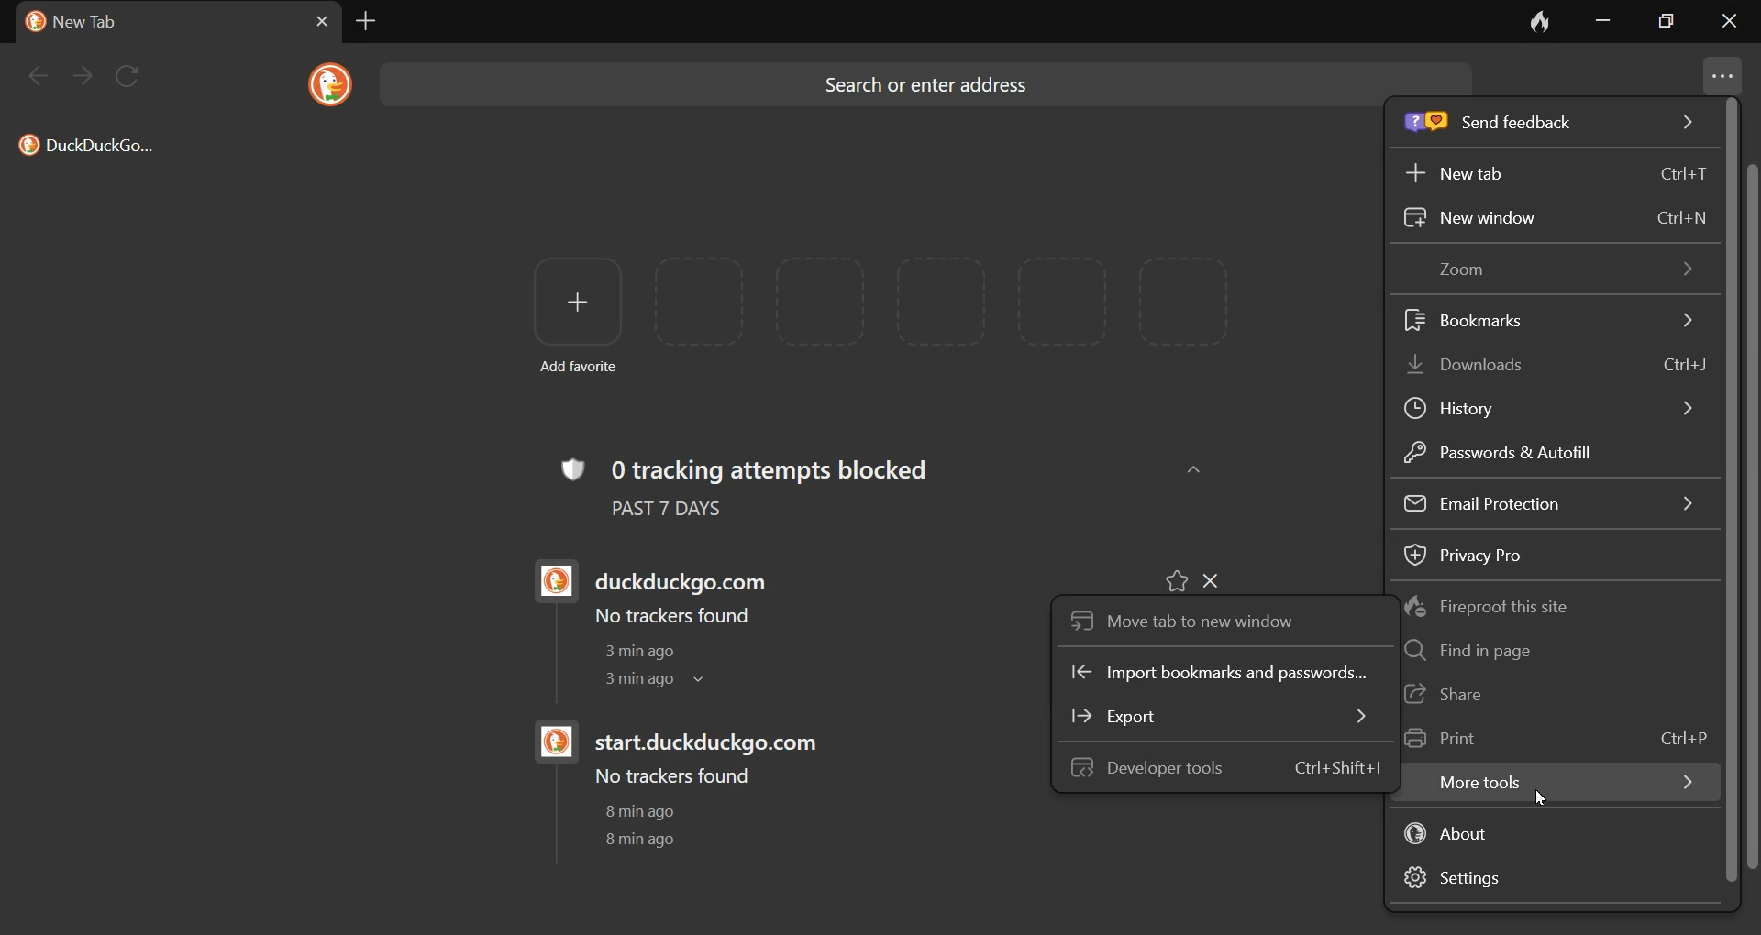  Describe the element at coordinates (1556, 272) in the screenshot. I see `Zoom` at that location.